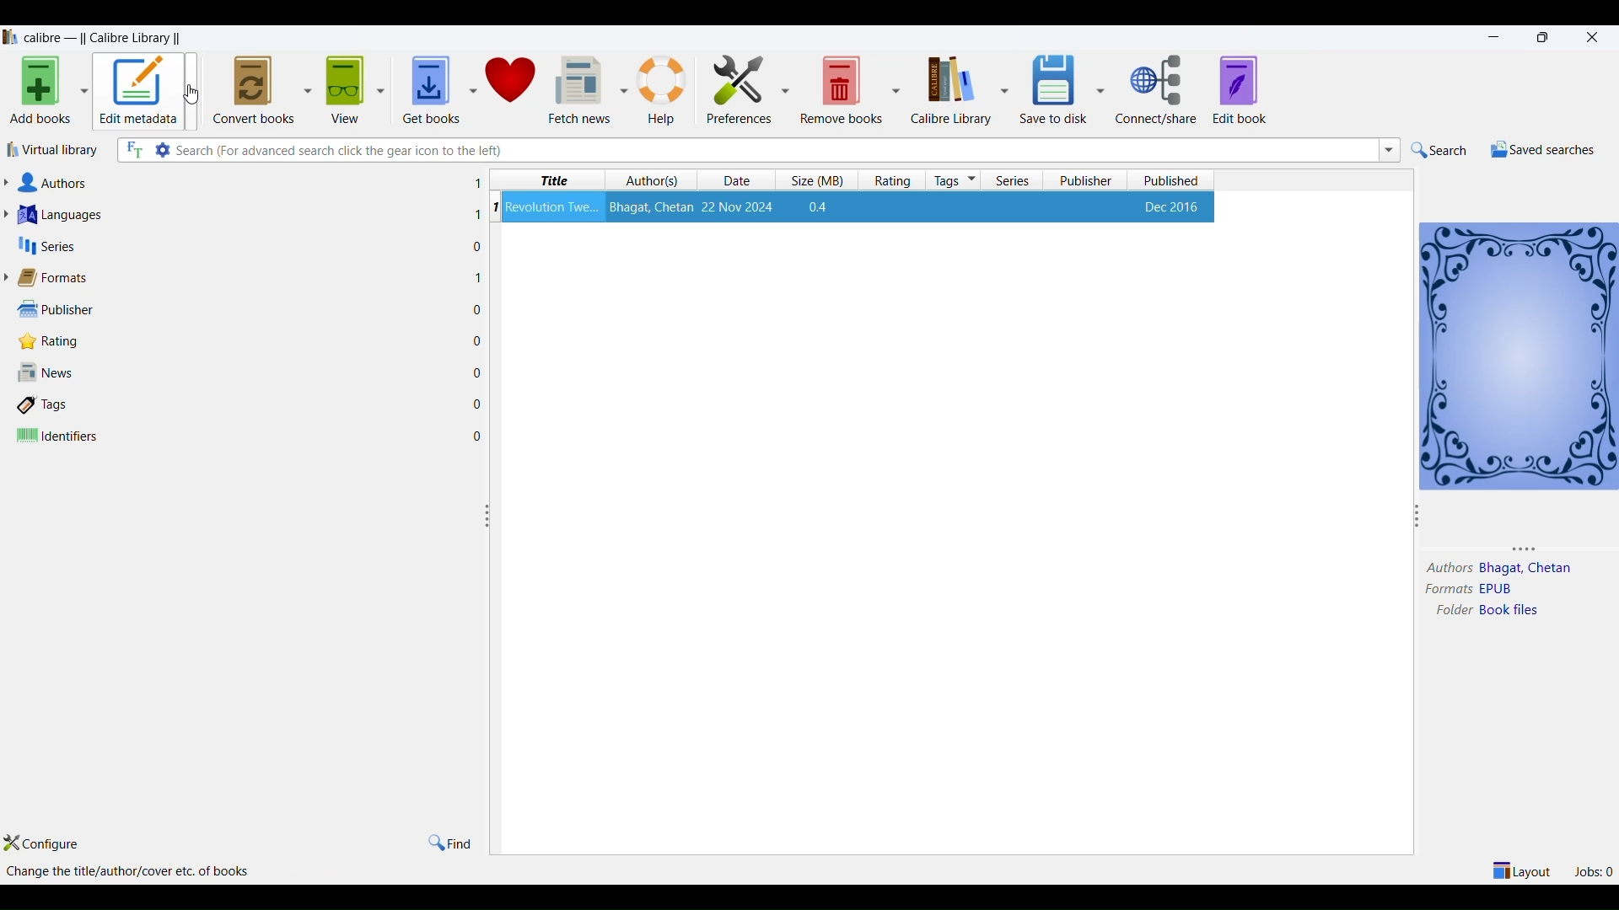  What do you see at coordinates (895, 180) in the screenshot?
I see `rating` at bounding box center [895, 180].